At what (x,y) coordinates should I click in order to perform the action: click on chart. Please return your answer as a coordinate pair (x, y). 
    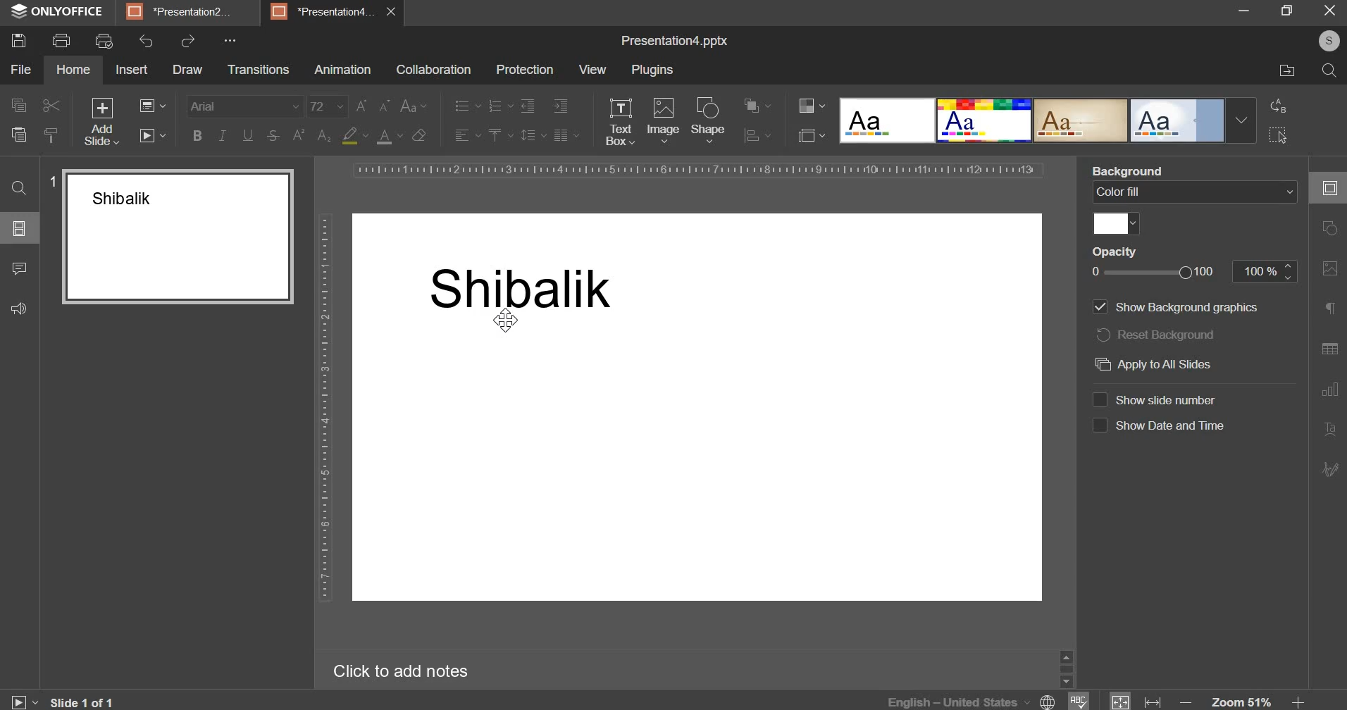
    Looking at the image, I should click on (1327, 395).